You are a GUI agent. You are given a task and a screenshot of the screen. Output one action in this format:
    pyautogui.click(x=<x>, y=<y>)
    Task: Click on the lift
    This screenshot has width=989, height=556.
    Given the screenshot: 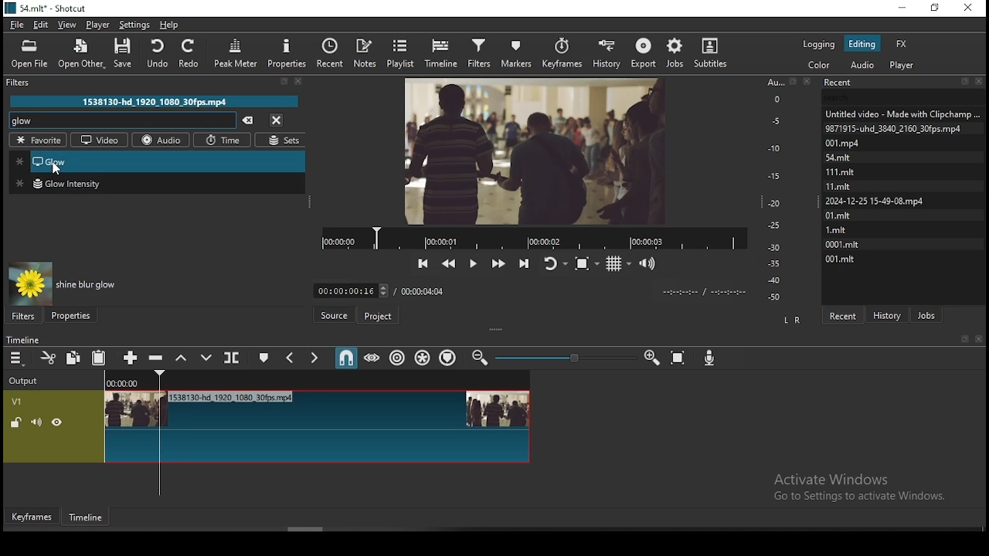 What is the action you would take?
    pyautogui.click(x=178, y=358)
    